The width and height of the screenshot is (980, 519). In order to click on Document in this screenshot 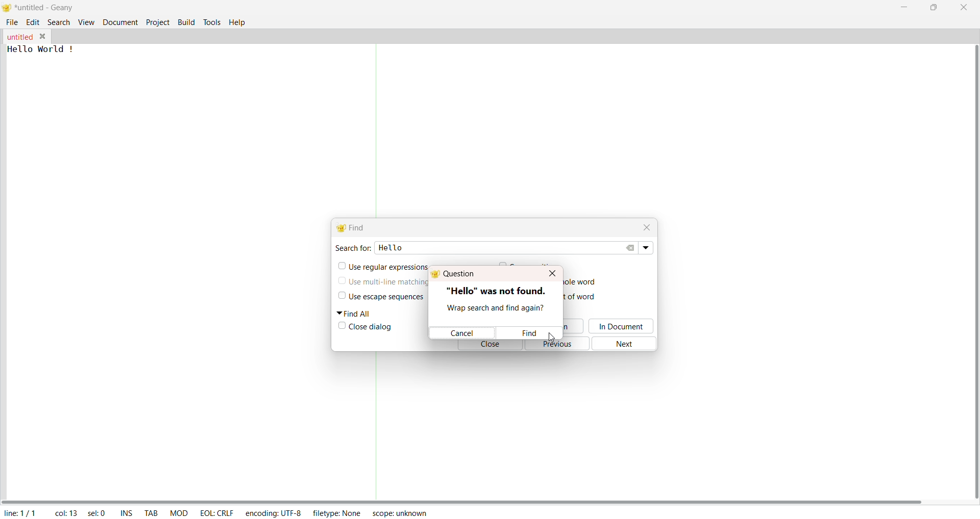, I will do `click(119, 22)`.